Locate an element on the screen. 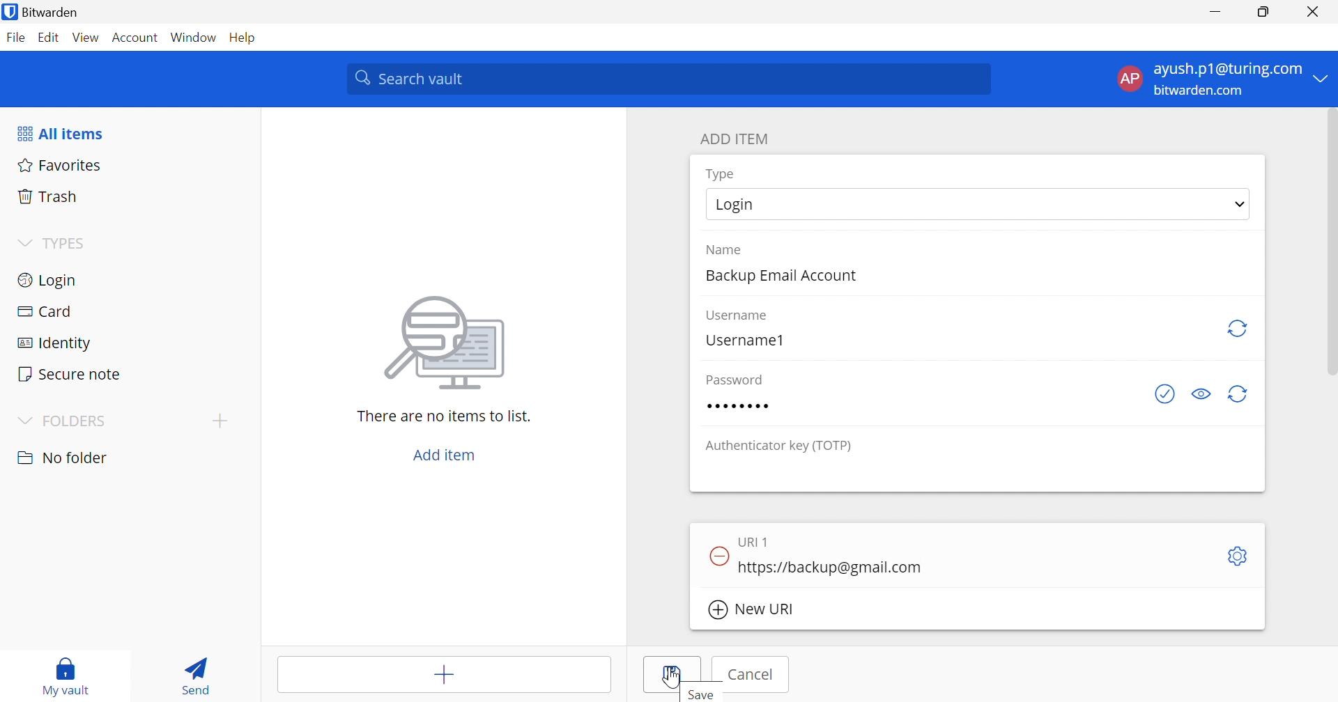 This screenshot has width=1338, height=702. New URl is located at coordinates (751, 610).